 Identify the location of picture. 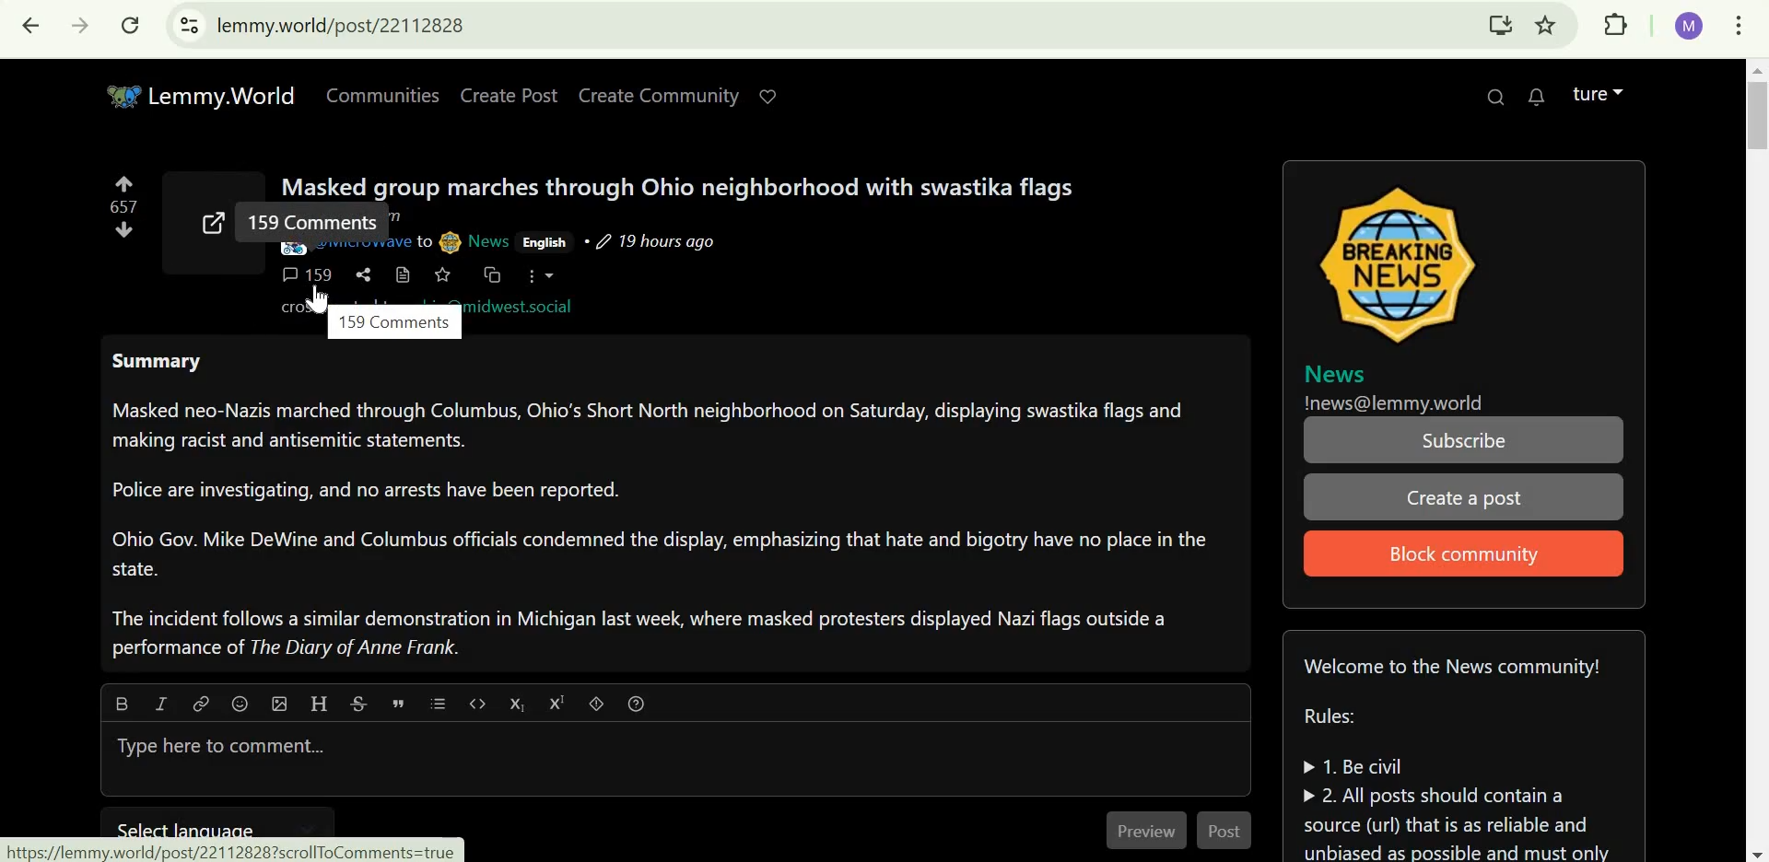
(450, 241).